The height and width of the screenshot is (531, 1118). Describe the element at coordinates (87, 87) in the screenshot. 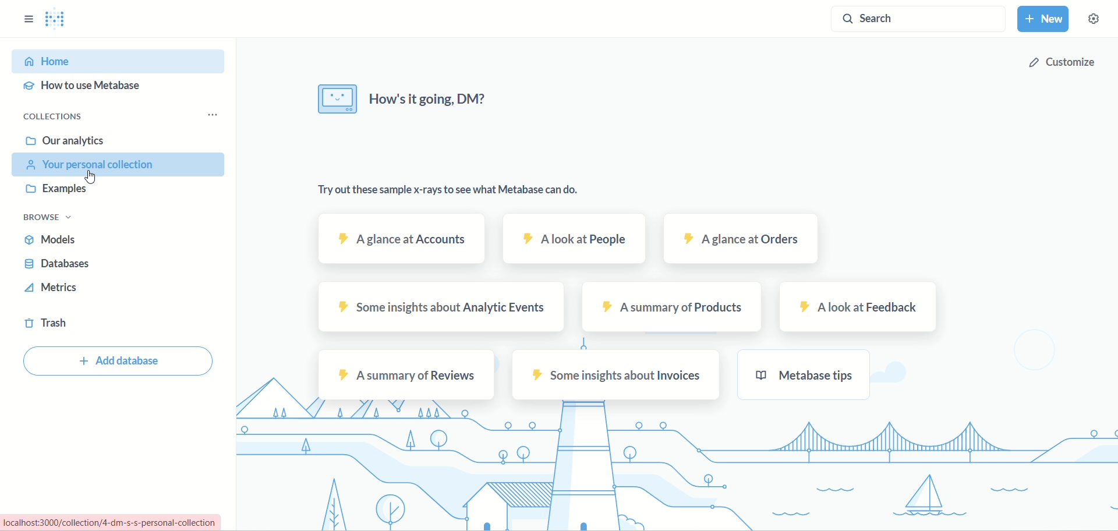

I see `how to use metabase` at that location.